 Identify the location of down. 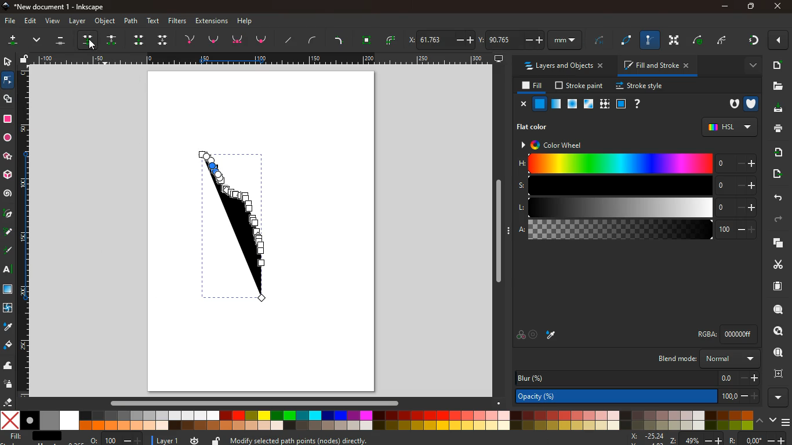
(164, 39).